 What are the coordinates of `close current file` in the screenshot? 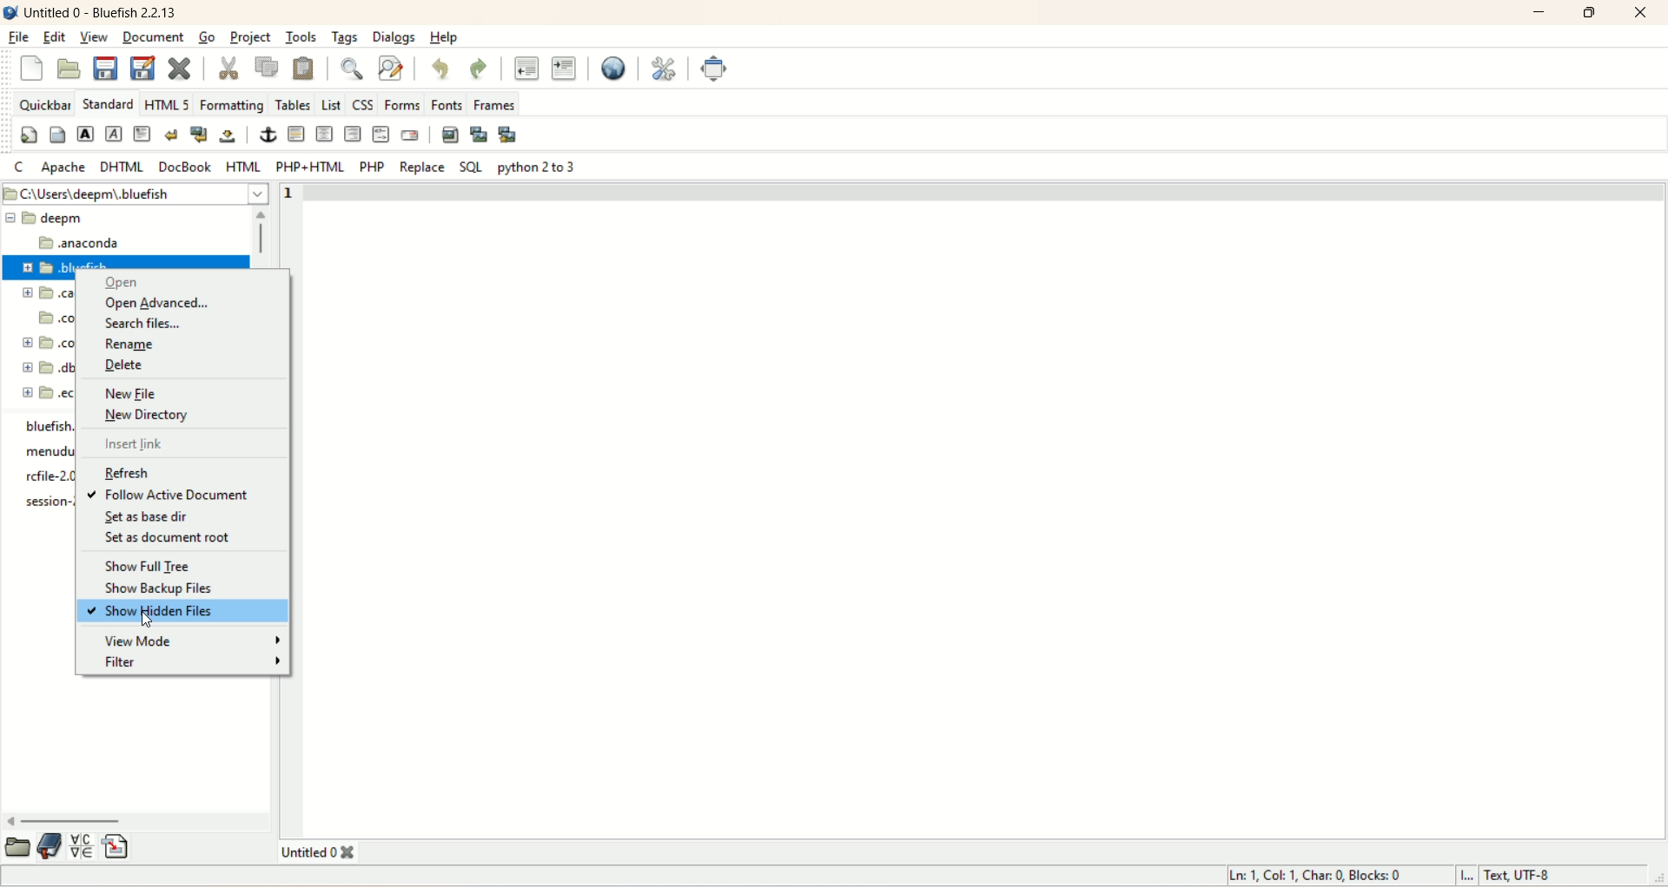 It's located at (182, 69).